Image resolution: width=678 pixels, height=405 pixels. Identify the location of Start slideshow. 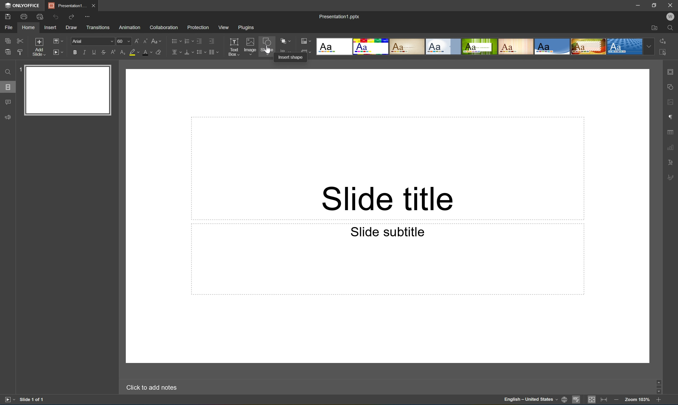
(8, 401).